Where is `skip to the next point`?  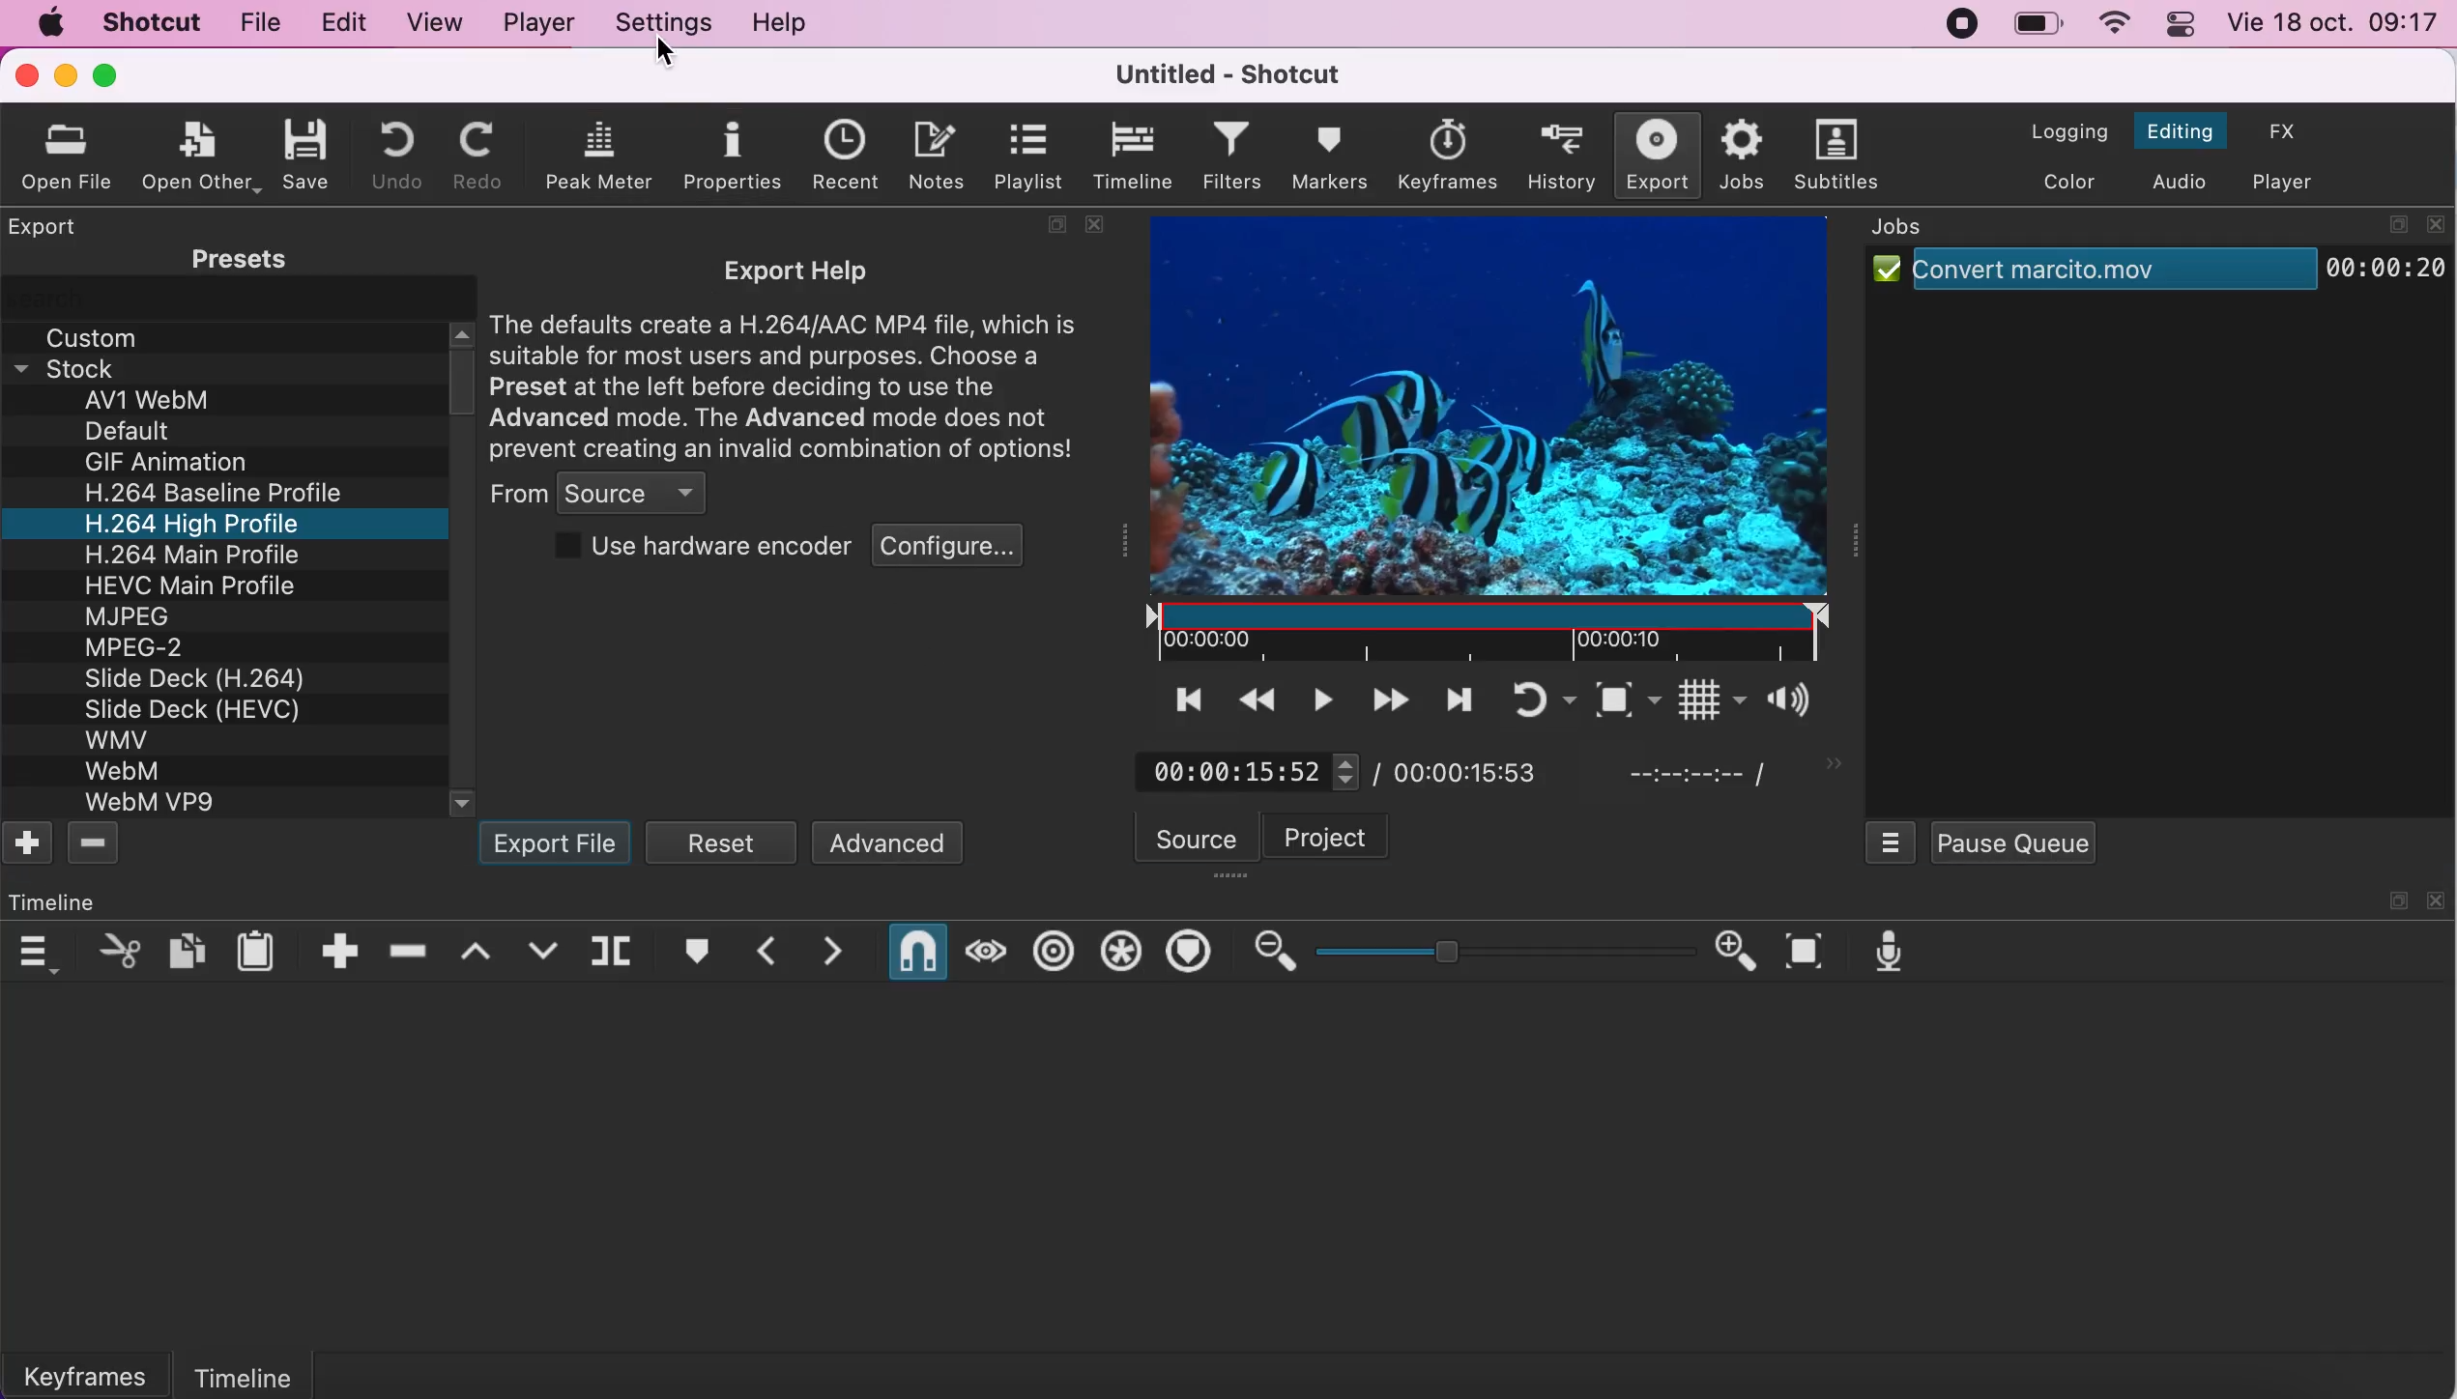
skip to the next point is located at coordinates (1456, 699).